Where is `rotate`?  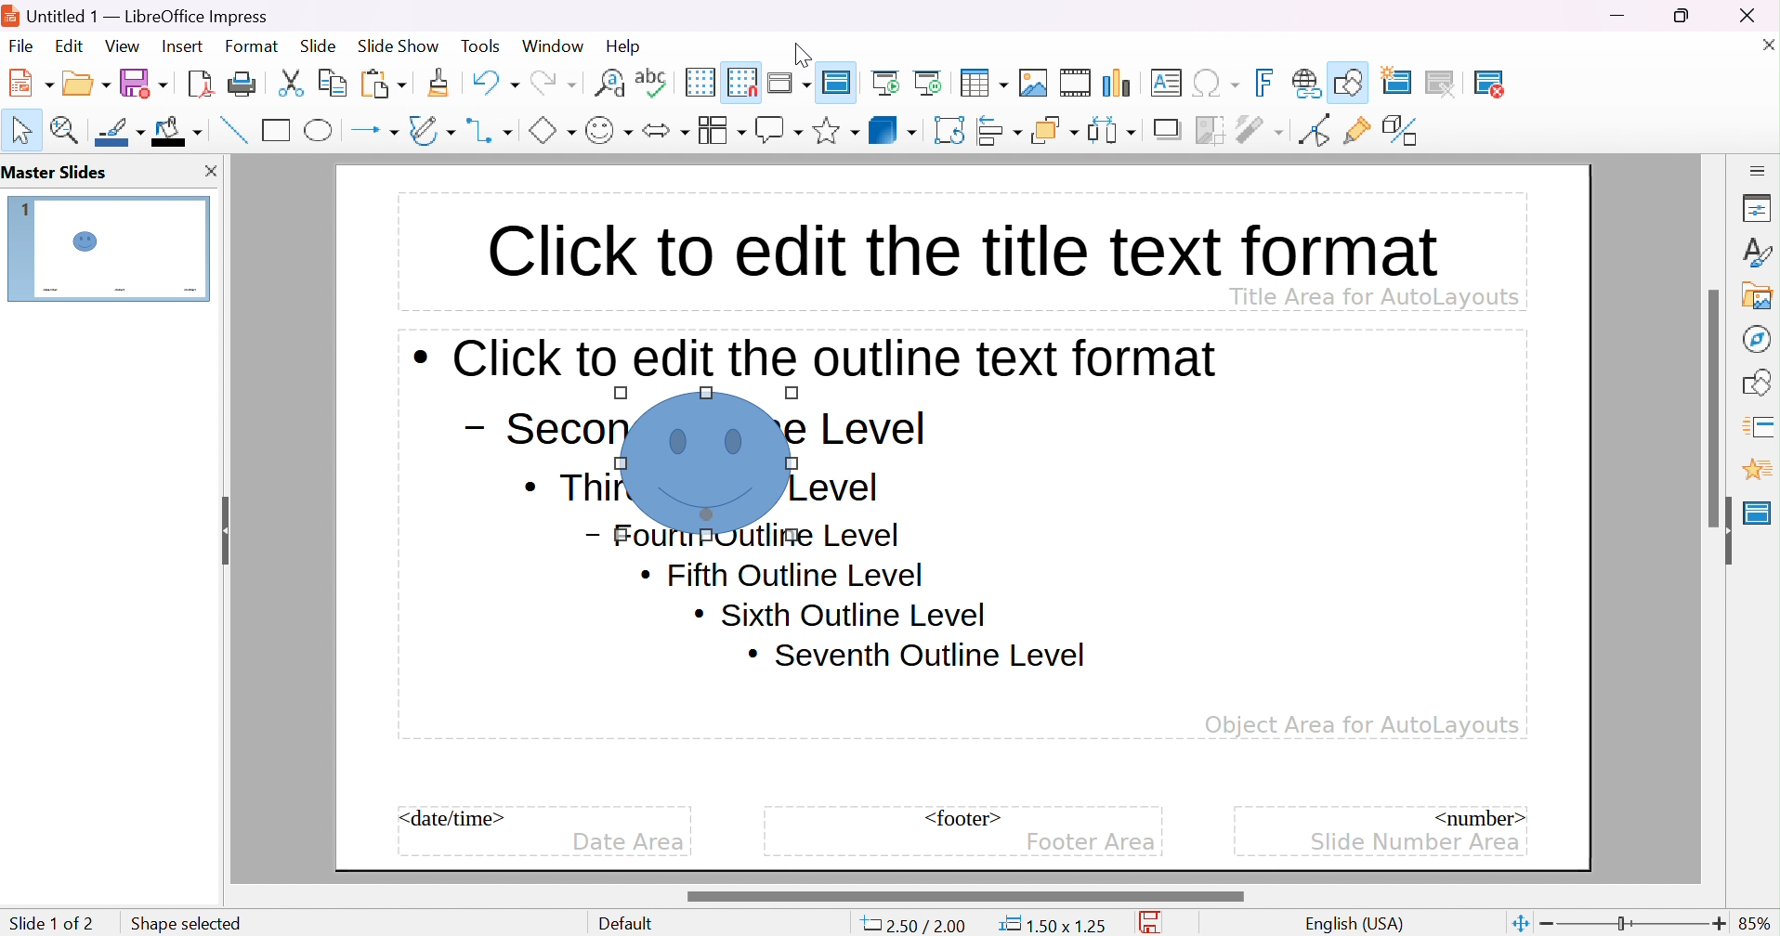
rotate is located at coordinates (951, 130).